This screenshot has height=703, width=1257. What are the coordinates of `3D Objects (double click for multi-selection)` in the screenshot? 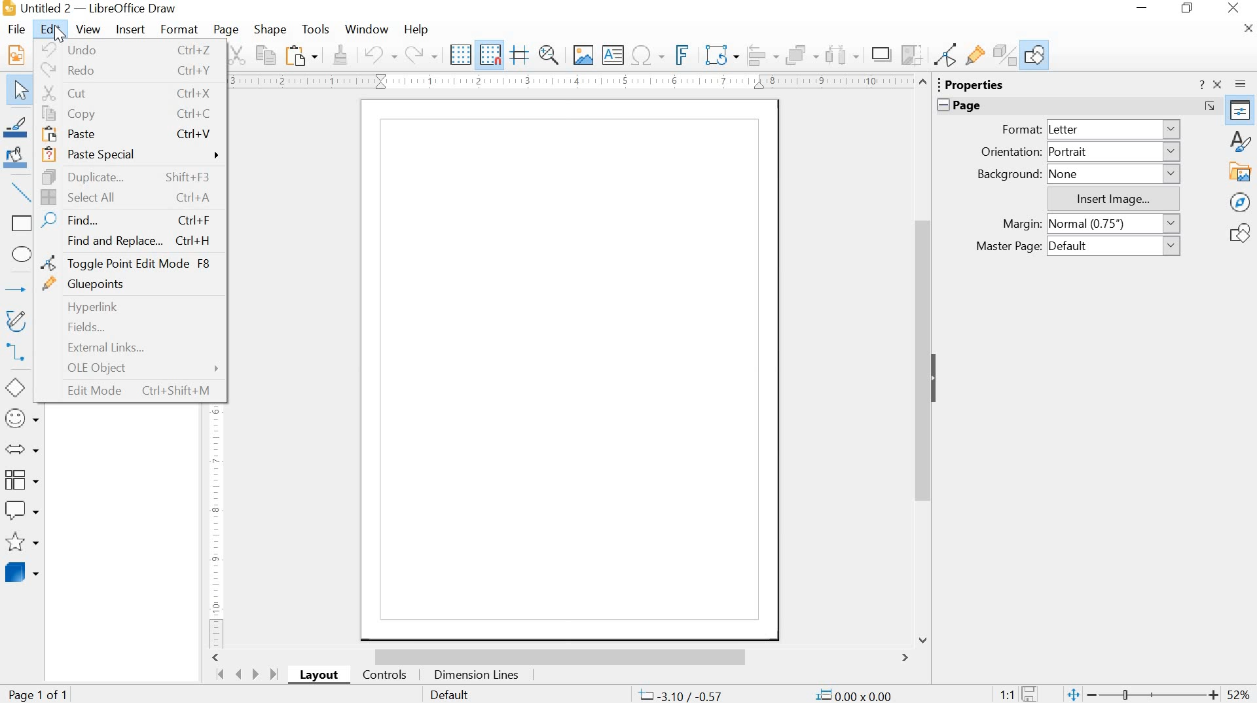 It's located at (22, 572).